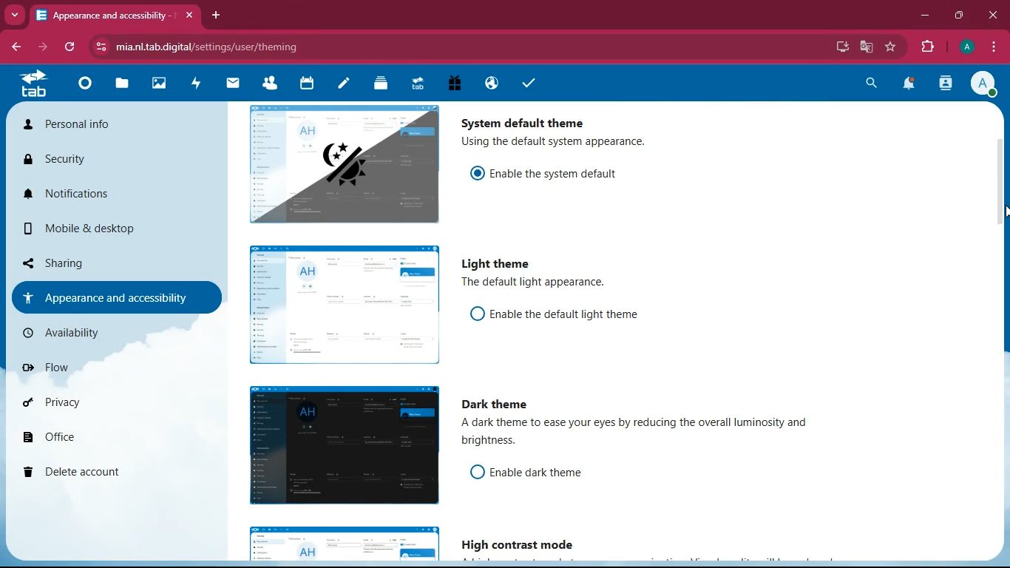 The width and height of the screenshot is (1010, 568). I want to click on dark theme, so click(503, 405).